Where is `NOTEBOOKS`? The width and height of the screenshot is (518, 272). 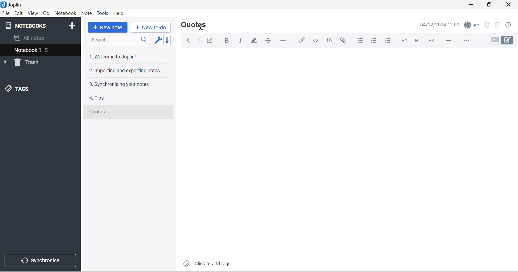 NOTEBOOKS is located at coordinates (27, 26).